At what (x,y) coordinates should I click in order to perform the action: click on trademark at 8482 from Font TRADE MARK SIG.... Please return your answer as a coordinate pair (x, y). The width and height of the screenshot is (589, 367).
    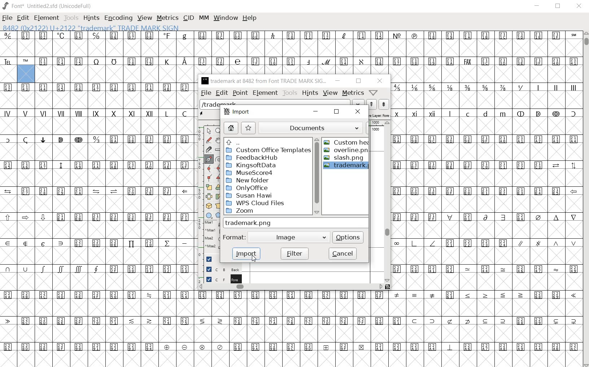
    Looking at the image, I should click on (264, 81).